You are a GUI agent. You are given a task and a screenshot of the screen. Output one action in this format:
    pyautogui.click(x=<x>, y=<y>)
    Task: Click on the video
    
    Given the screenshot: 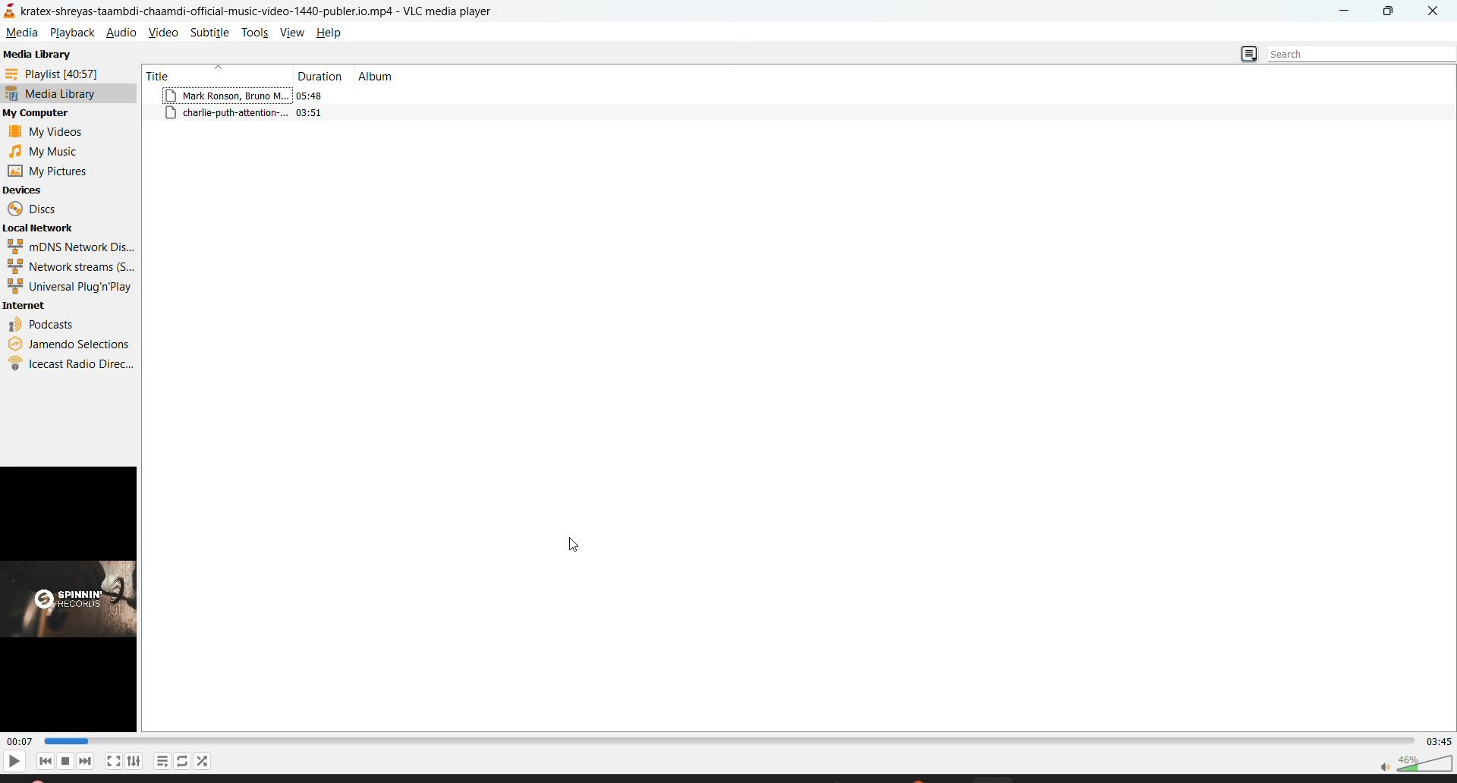 What is the action you would take?
    pyautogui.click(x=164, y=32)
    